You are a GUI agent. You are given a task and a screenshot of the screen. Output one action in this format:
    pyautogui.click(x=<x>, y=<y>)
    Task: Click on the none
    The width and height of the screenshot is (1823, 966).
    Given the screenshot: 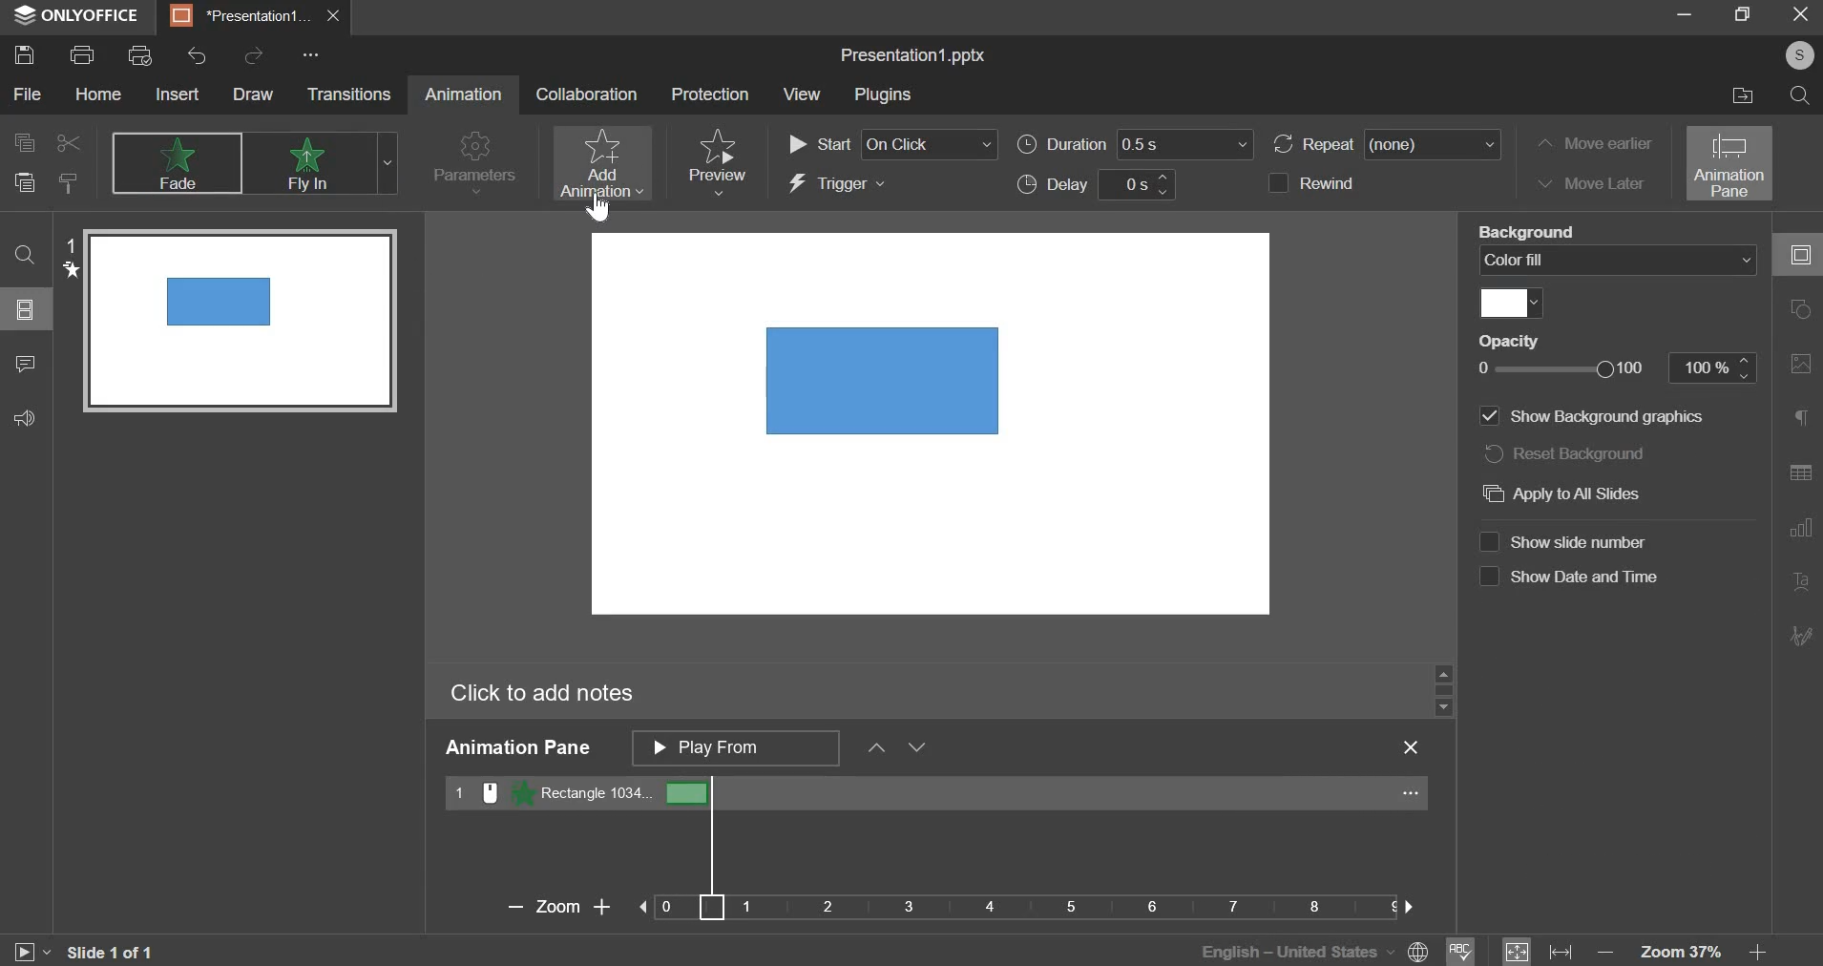 What is the action you would take?
    pyautogui.click(x=177, y=161)
    